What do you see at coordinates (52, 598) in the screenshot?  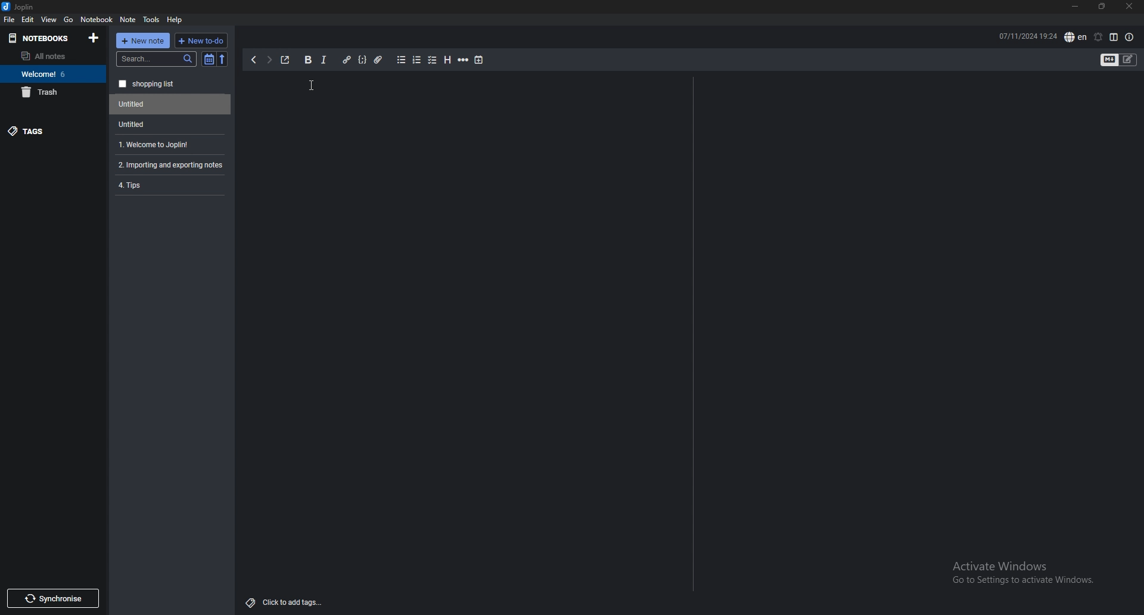 I see `Synchronise` at bounding box center [52, 598].